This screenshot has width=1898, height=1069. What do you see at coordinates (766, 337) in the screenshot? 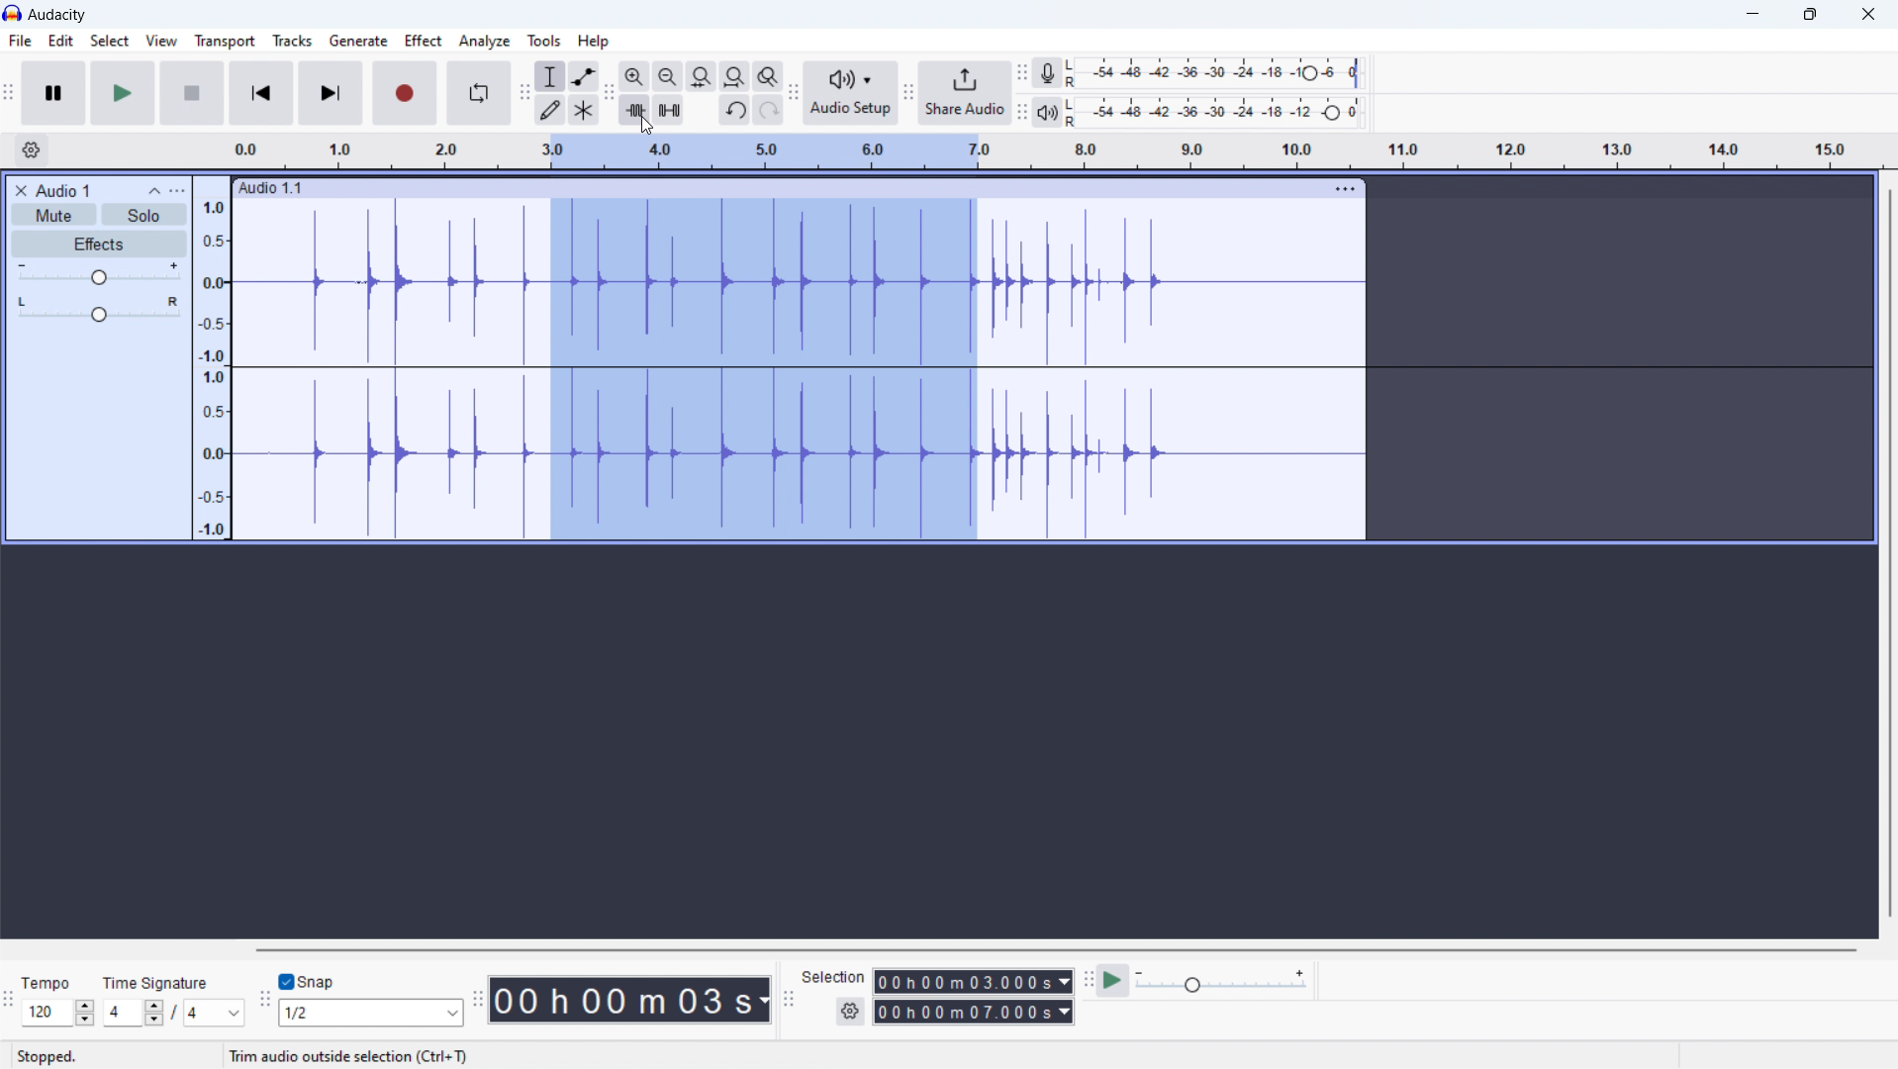
I see `3.0-7.0 timeline (part of the track selected)` at bounding box center [766, 337].